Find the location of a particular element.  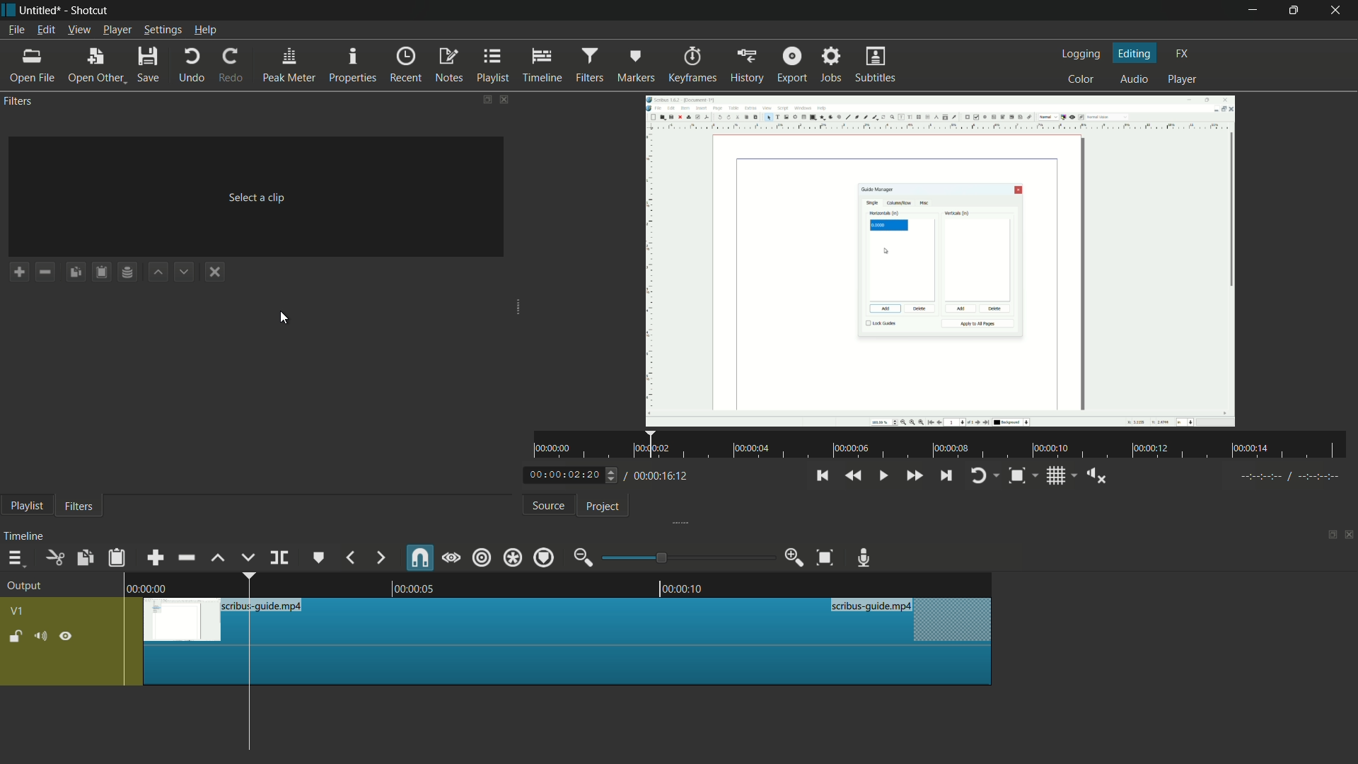

copy filters is located at coordinates (76, 272).